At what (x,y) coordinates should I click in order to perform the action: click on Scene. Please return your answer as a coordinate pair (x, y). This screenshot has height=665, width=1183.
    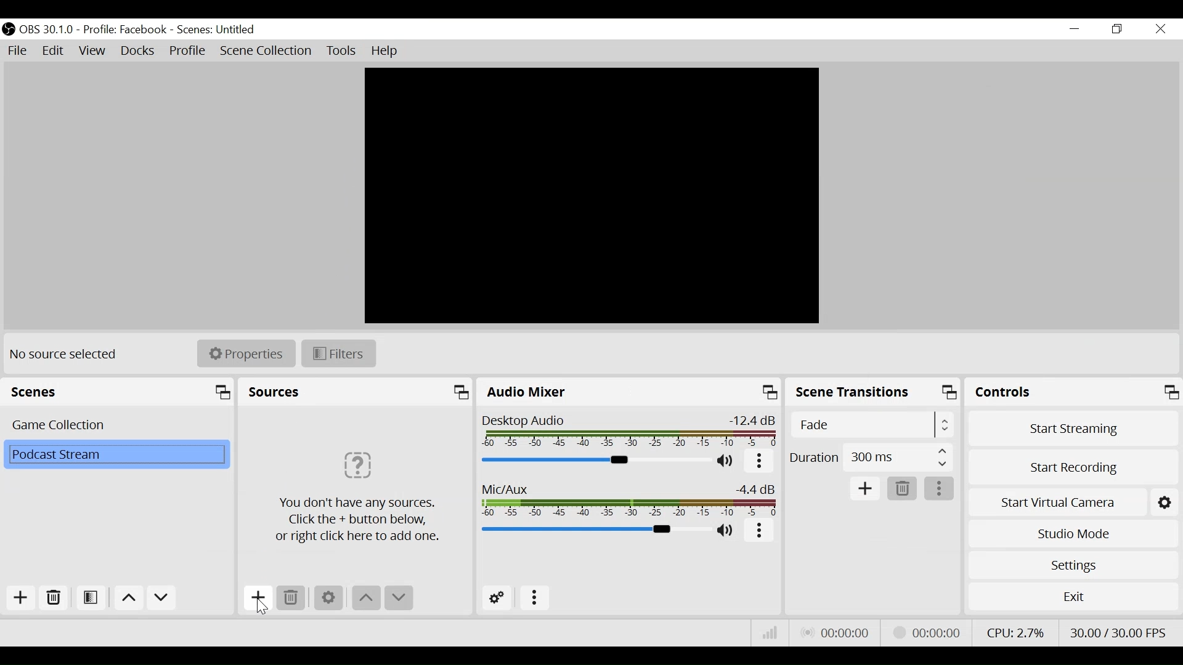
    Looking at the image, I should click on (116, 425).